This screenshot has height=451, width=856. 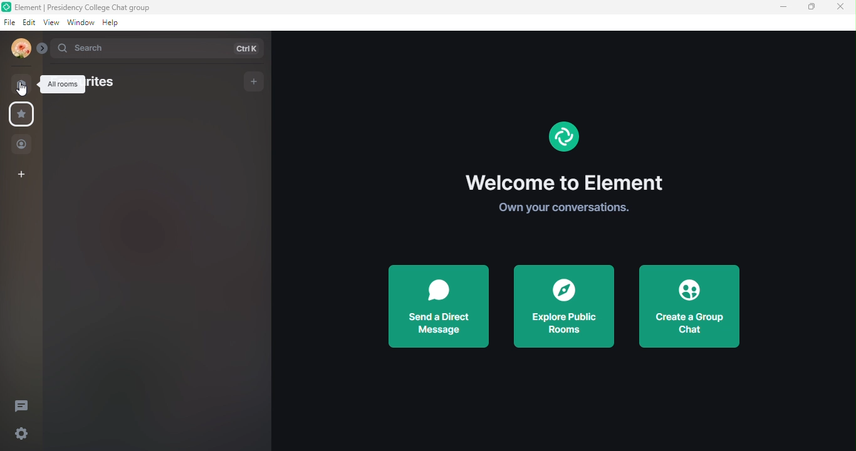 I want to click on threads, so click(x=26, y=405).